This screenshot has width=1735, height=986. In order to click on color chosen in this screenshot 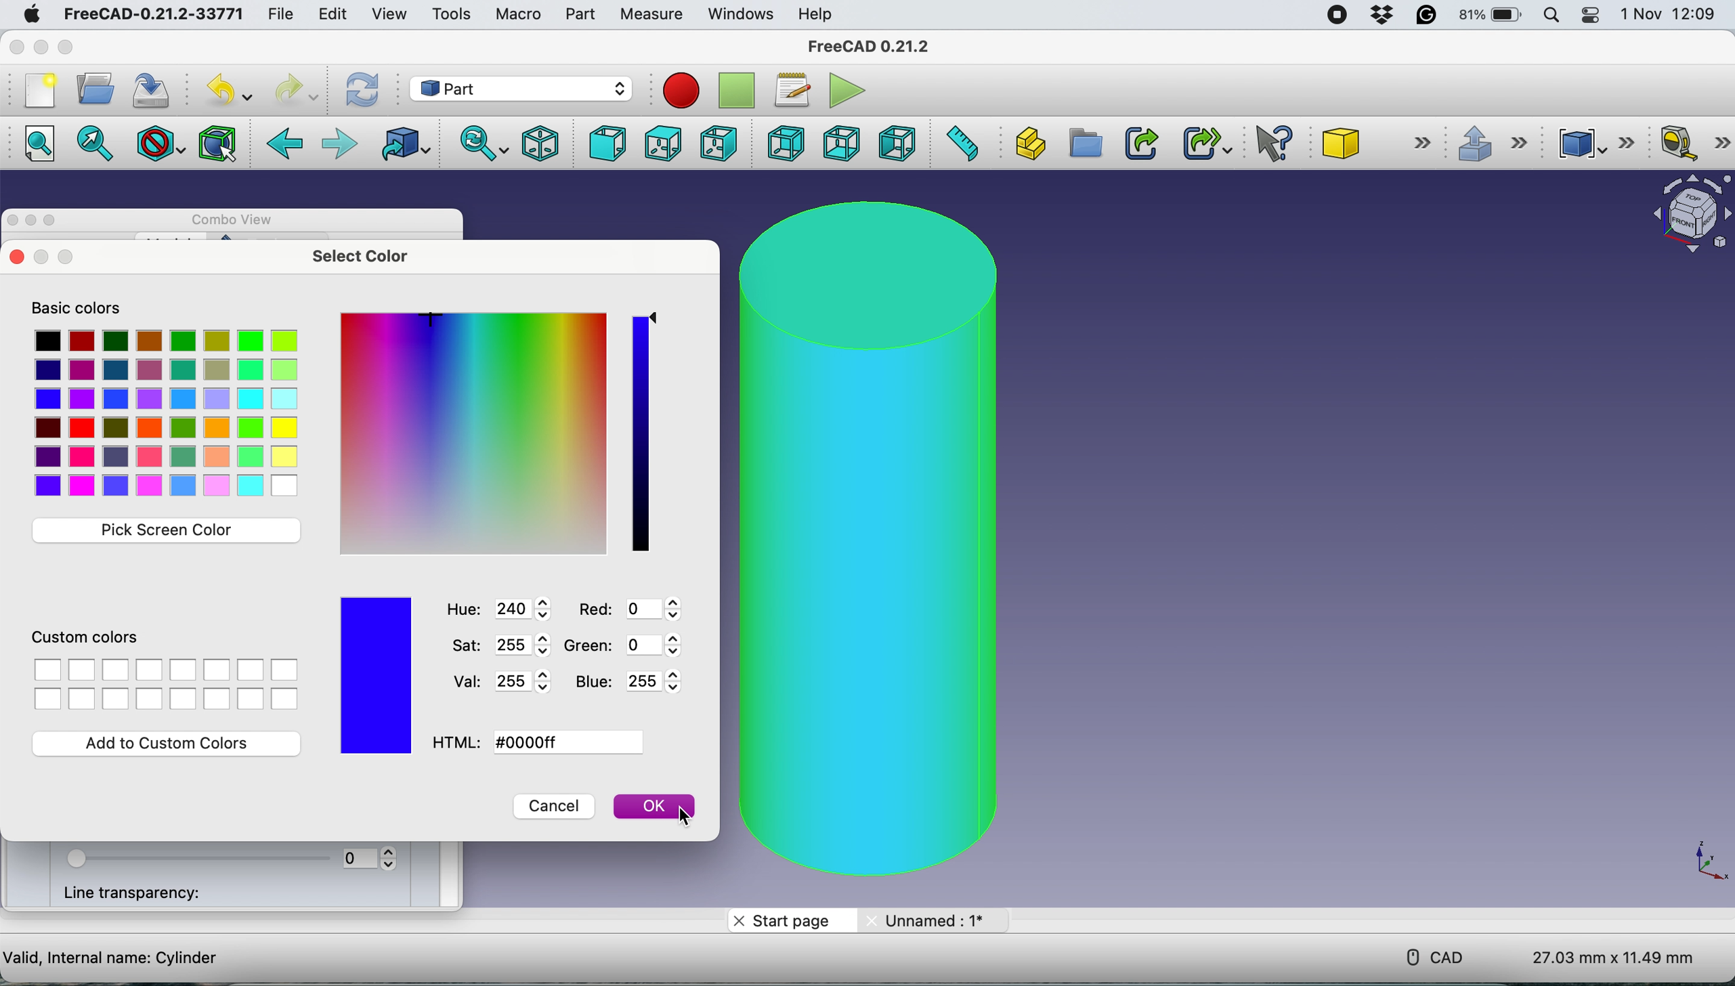, I will do `click(379, 680)`.